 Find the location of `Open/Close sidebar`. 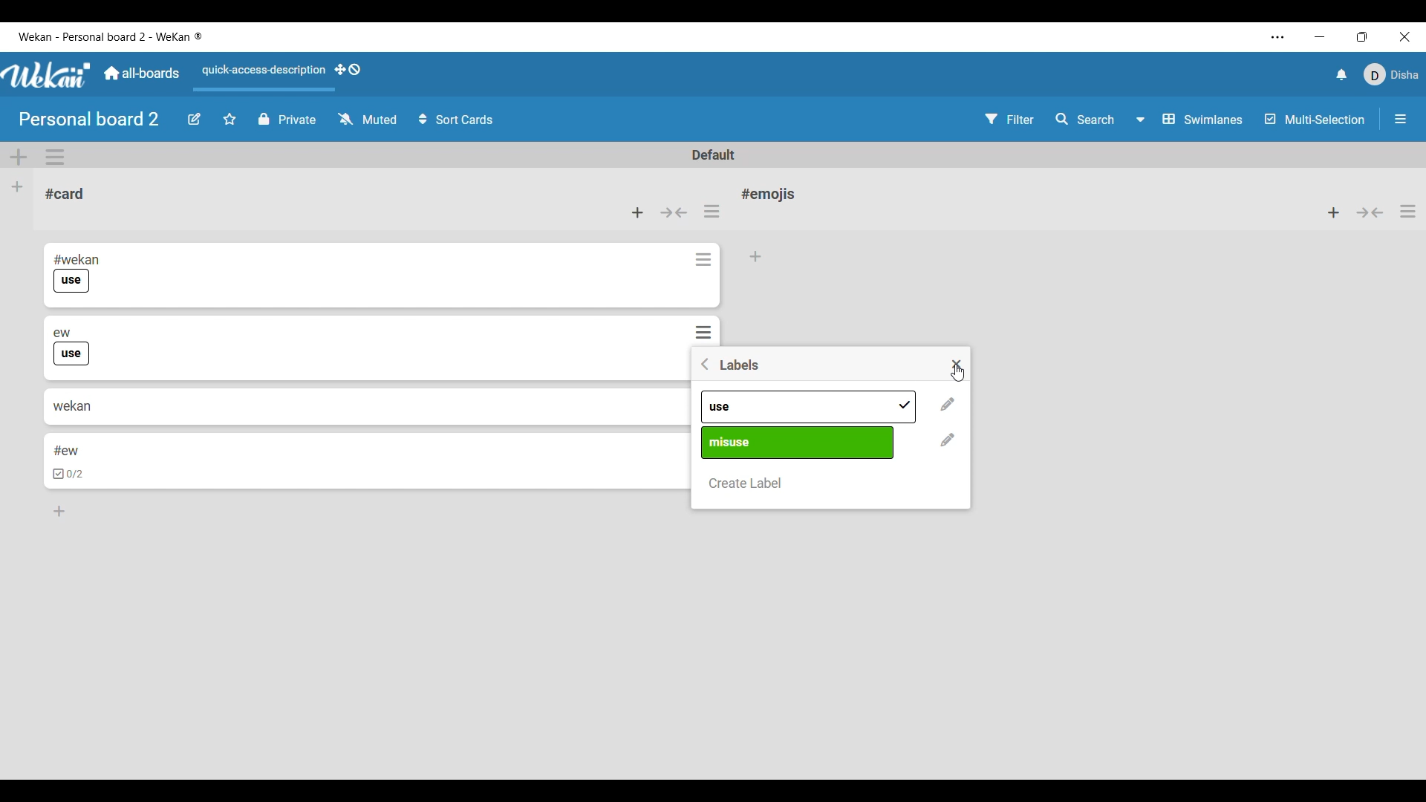

Open/Close sidebar is located at coordinates (1401, 119).